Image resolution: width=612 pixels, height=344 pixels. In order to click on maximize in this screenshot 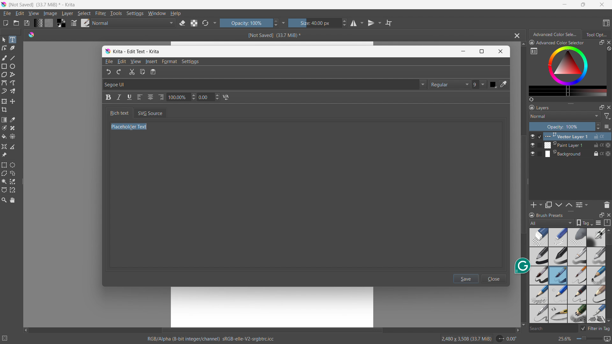, I will do `click(601, 107)`.